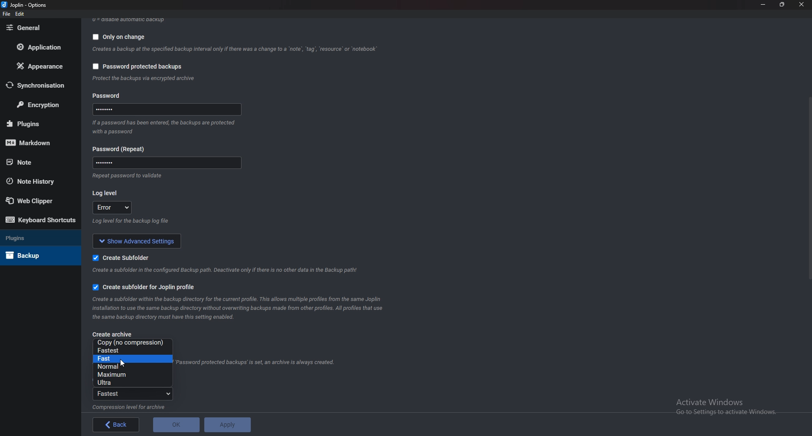  What do you see at coordinates (125, 367) in the screenshot?
I see `Normal` at bounding box center [125, 367].